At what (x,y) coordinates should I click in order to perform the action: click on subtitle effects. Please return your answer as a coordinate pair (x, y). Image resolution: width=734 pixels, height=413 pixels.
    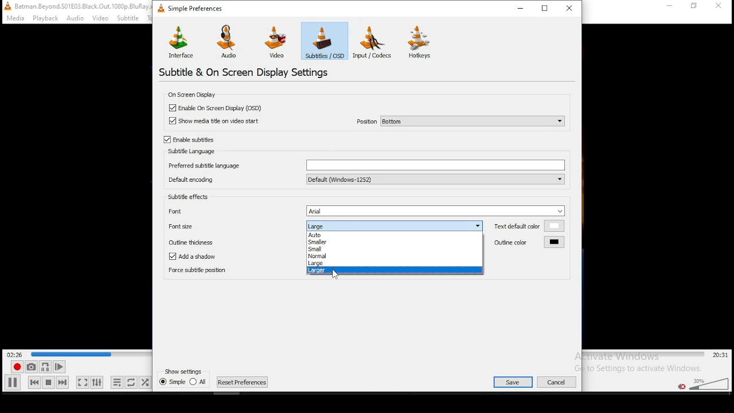
    Looking at the image, I should click on (188, 196).